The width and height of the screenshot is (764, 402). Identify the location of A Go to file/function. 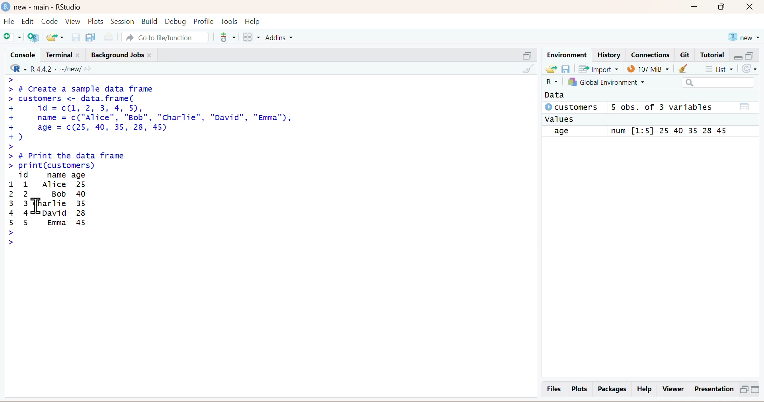
(164, 36).